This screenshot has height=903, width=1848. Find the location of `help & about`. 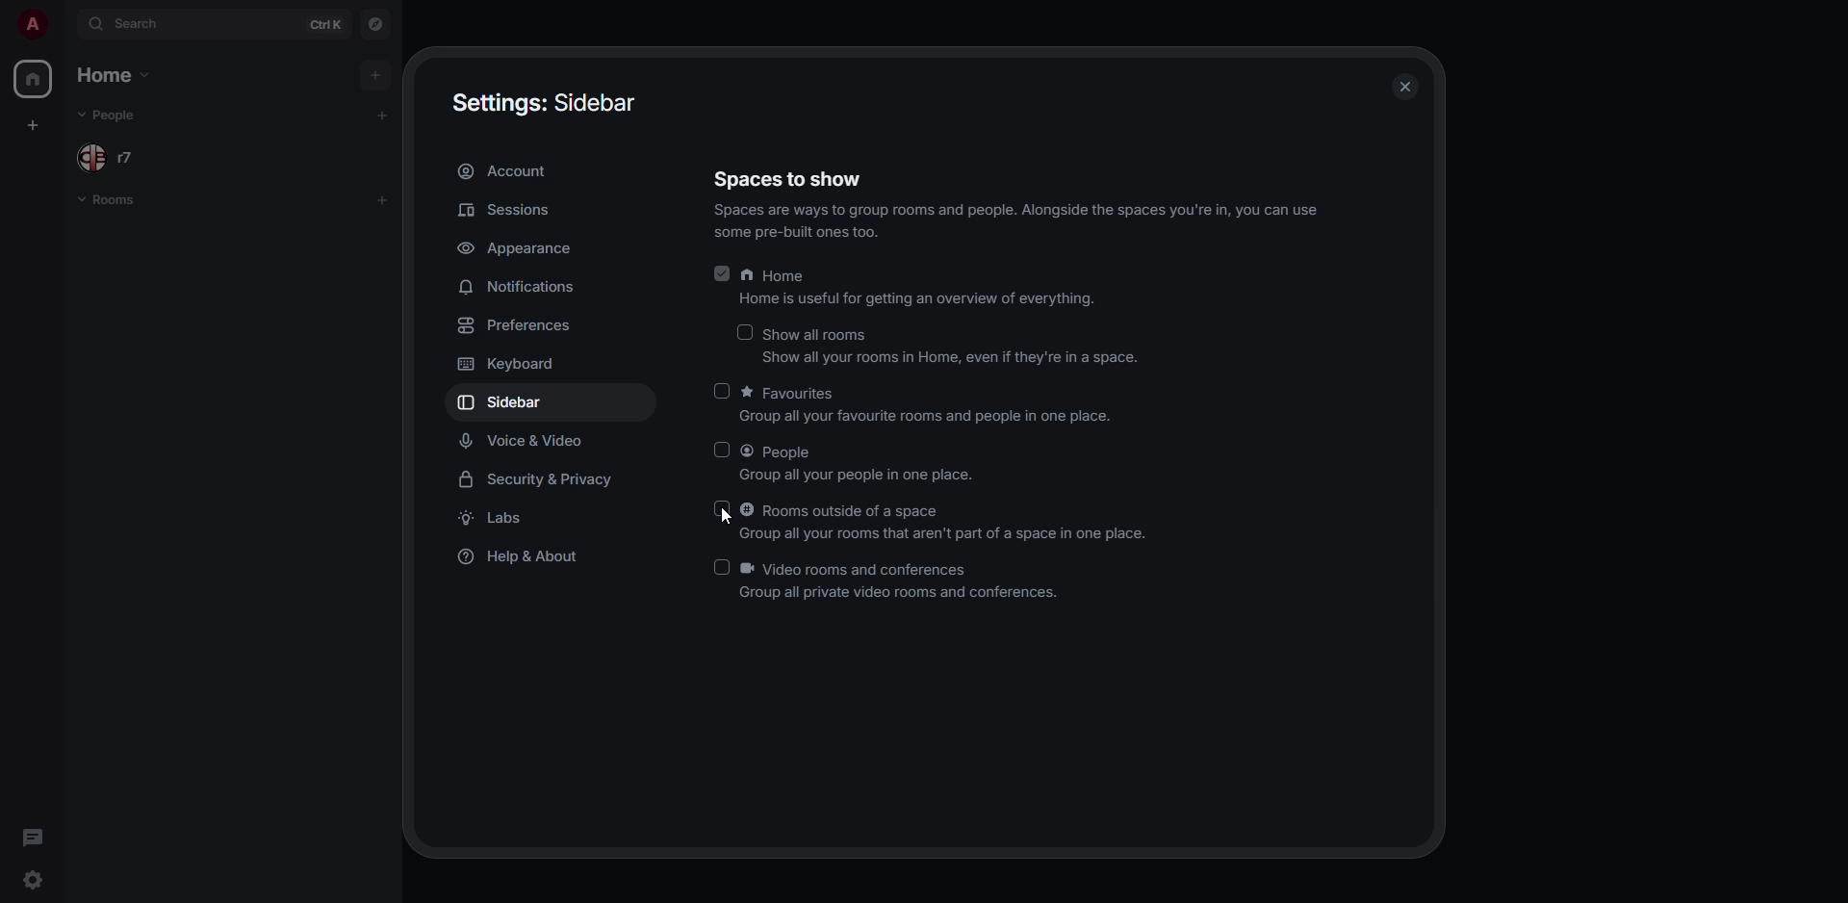

help & about is located at coordinates (526, 558).